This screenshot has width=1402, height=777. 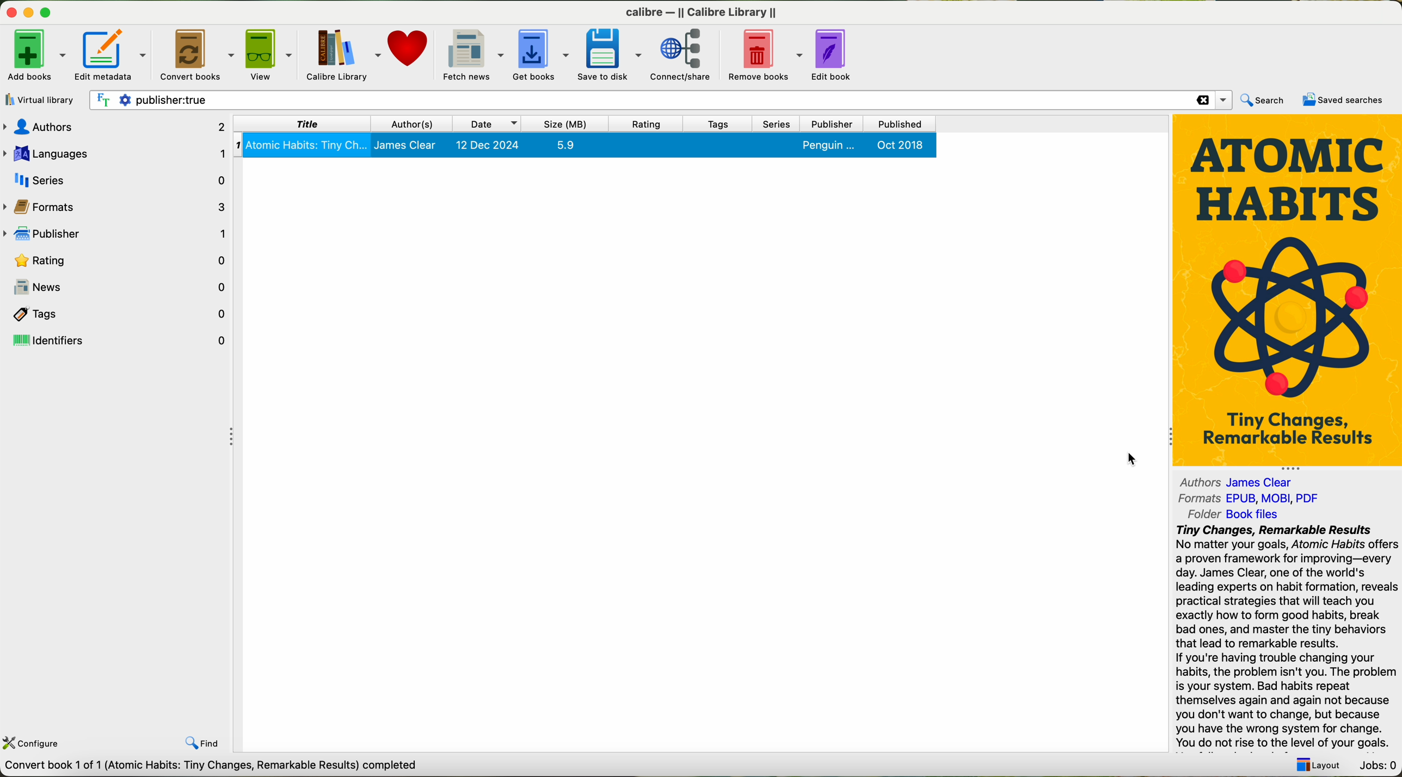 I want to click on size, so click(x=567, y=123).